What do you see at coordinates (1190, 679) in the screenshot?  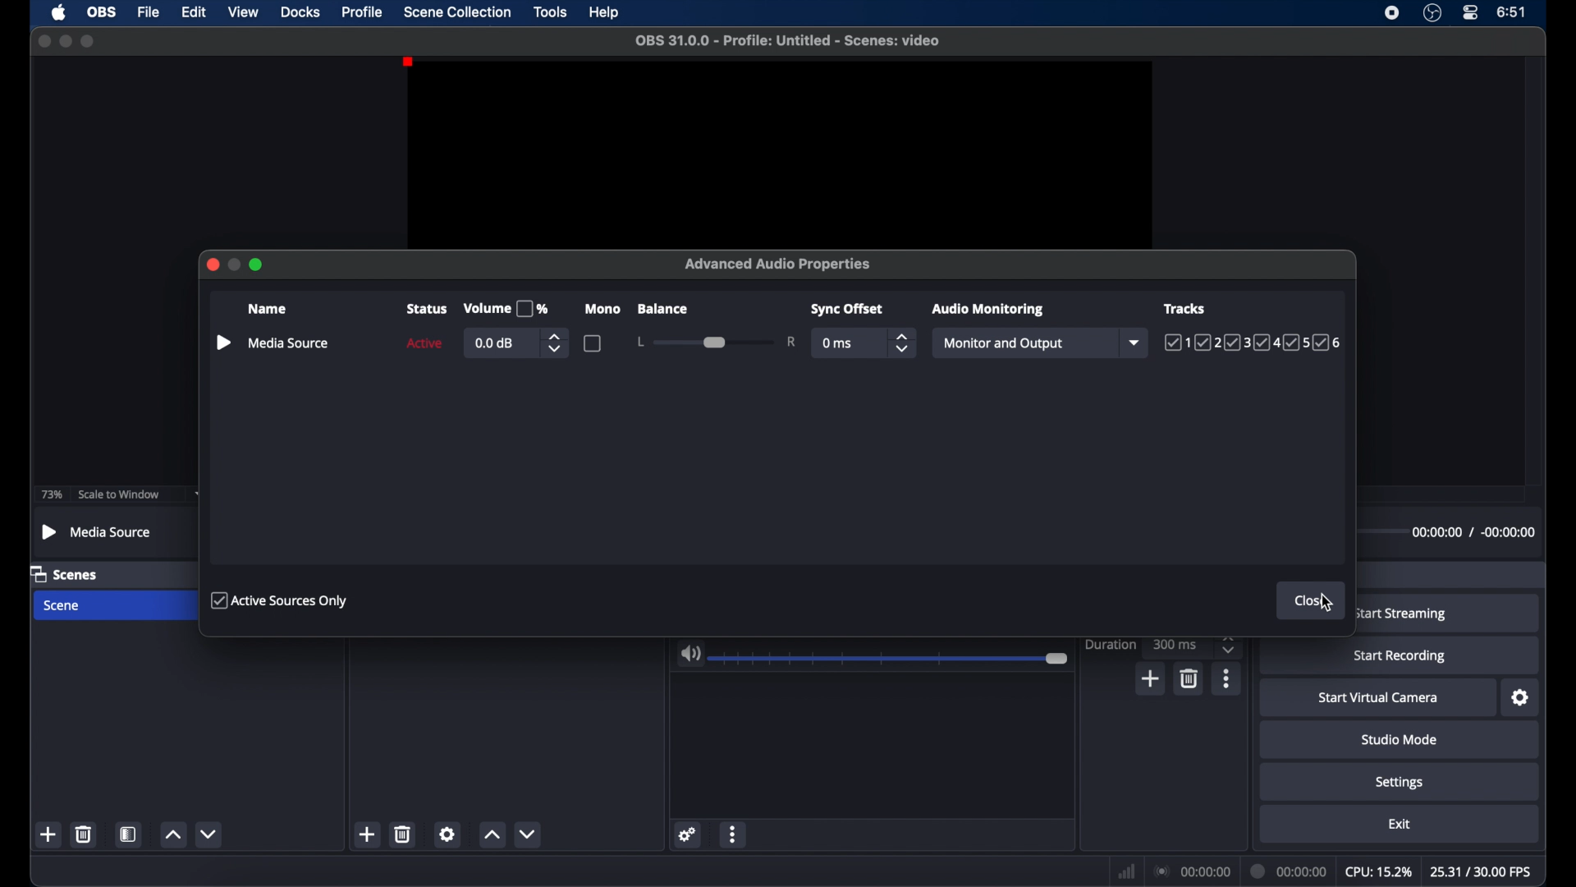 I see `delete` at bounding box center [1190, 679].